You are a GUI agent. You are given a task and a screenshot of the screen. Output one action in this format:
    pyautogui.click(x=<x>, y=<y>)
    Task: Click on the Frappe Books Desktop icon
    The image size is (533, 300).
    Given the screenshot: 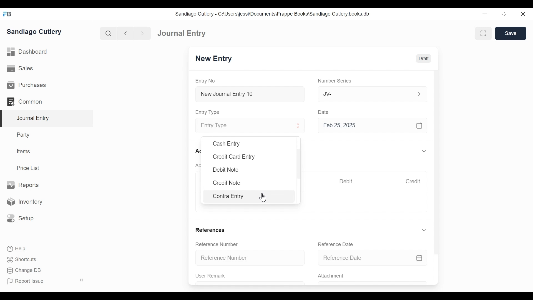 What is the action you would take?
    pyautogui.click(x=7, y=14)
    